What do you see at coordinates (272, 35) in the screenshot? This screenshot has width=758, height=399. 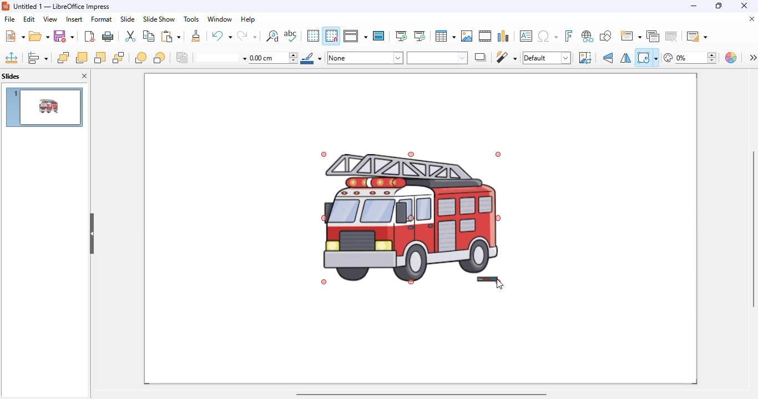 I see `find and replace` at bounding box center [272, 35].